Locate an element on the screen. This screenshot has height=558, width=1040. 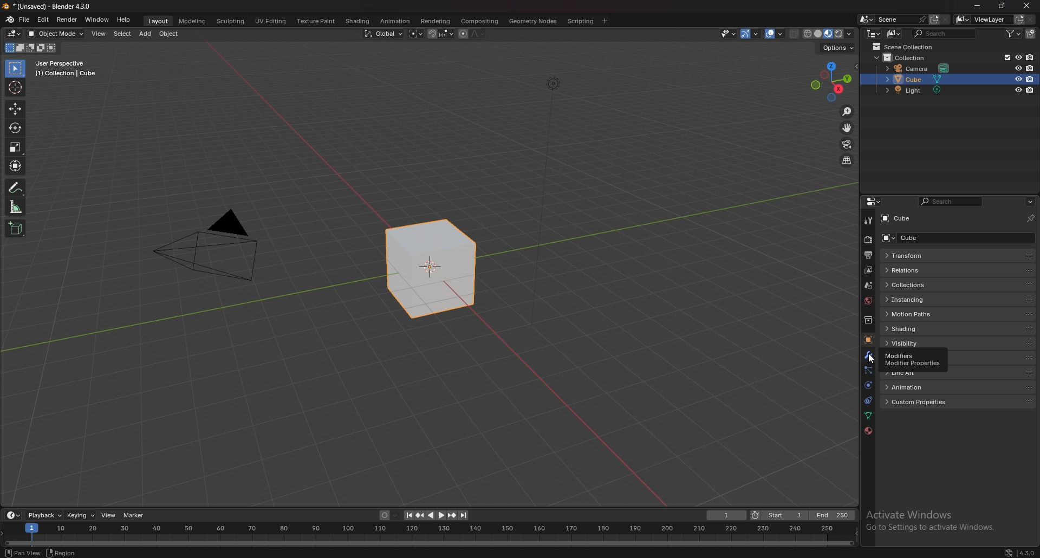
physics is located at coordinates (868, 386).